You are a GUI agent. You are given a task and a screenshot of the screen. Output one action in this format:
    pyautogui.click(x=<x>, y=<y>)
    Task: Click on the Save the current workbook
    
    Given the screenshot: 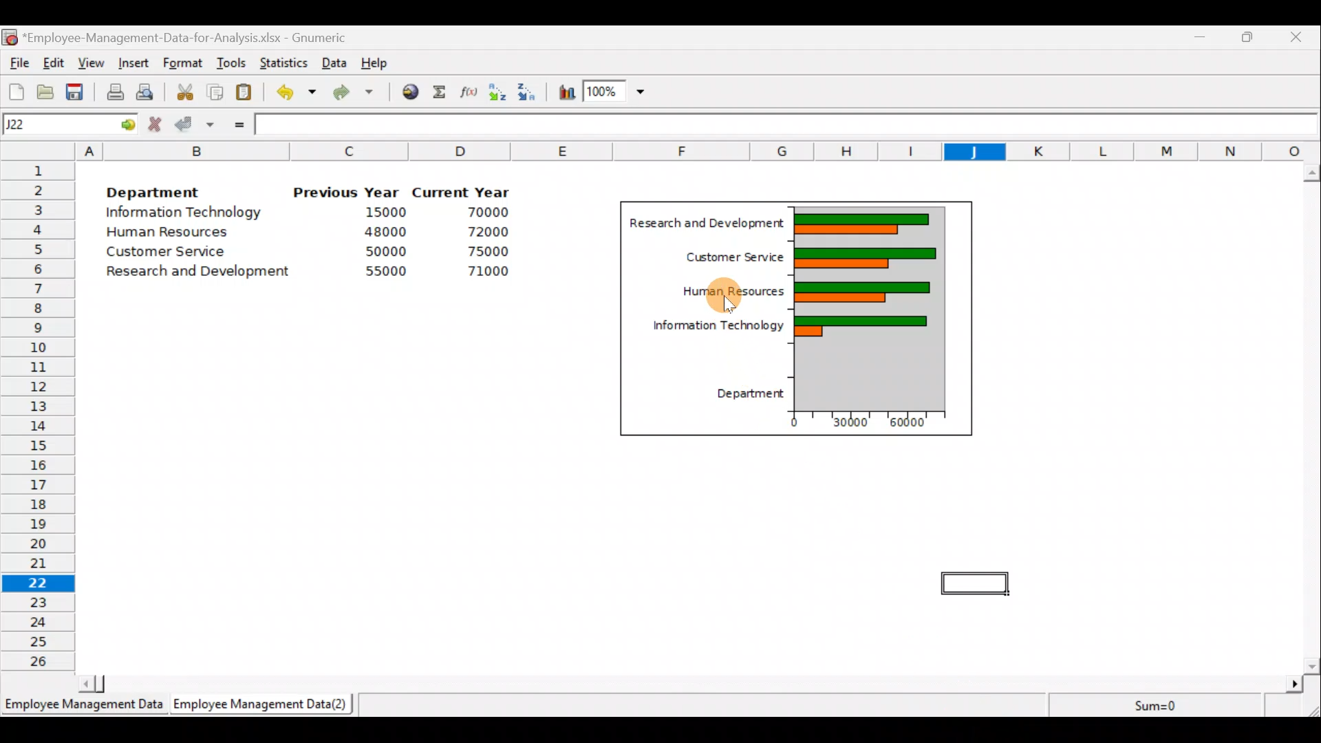 What is the action you would take?
    pyautogui.click(x=76, y=90)
    